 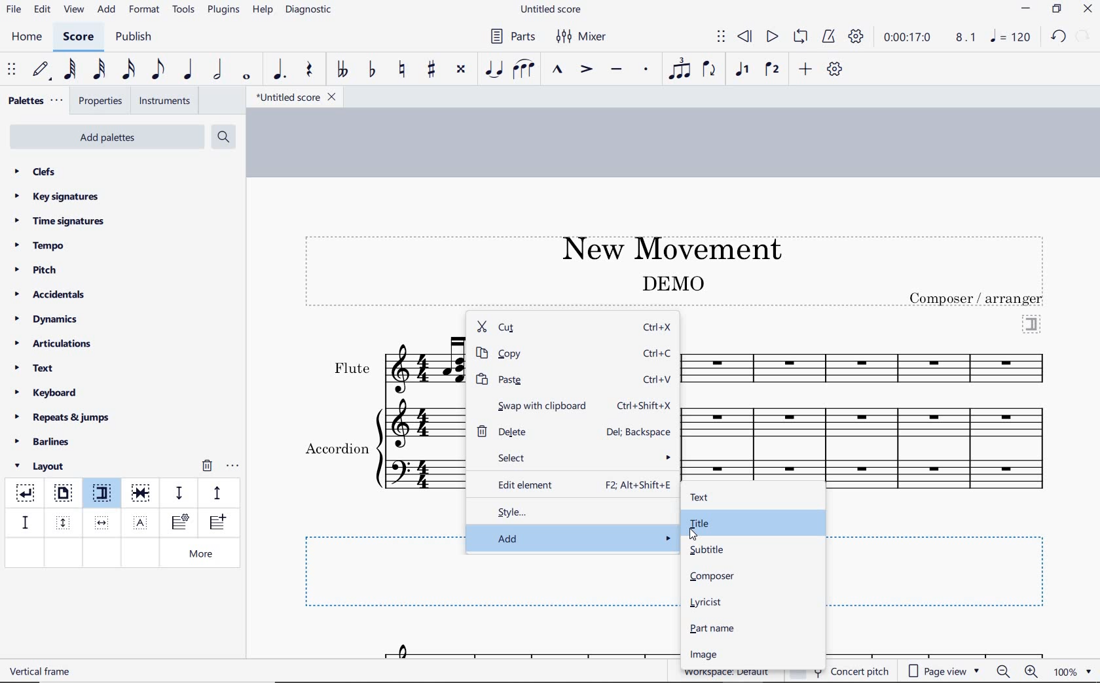 I want to click on subtitle, so click(x=706, y=550).